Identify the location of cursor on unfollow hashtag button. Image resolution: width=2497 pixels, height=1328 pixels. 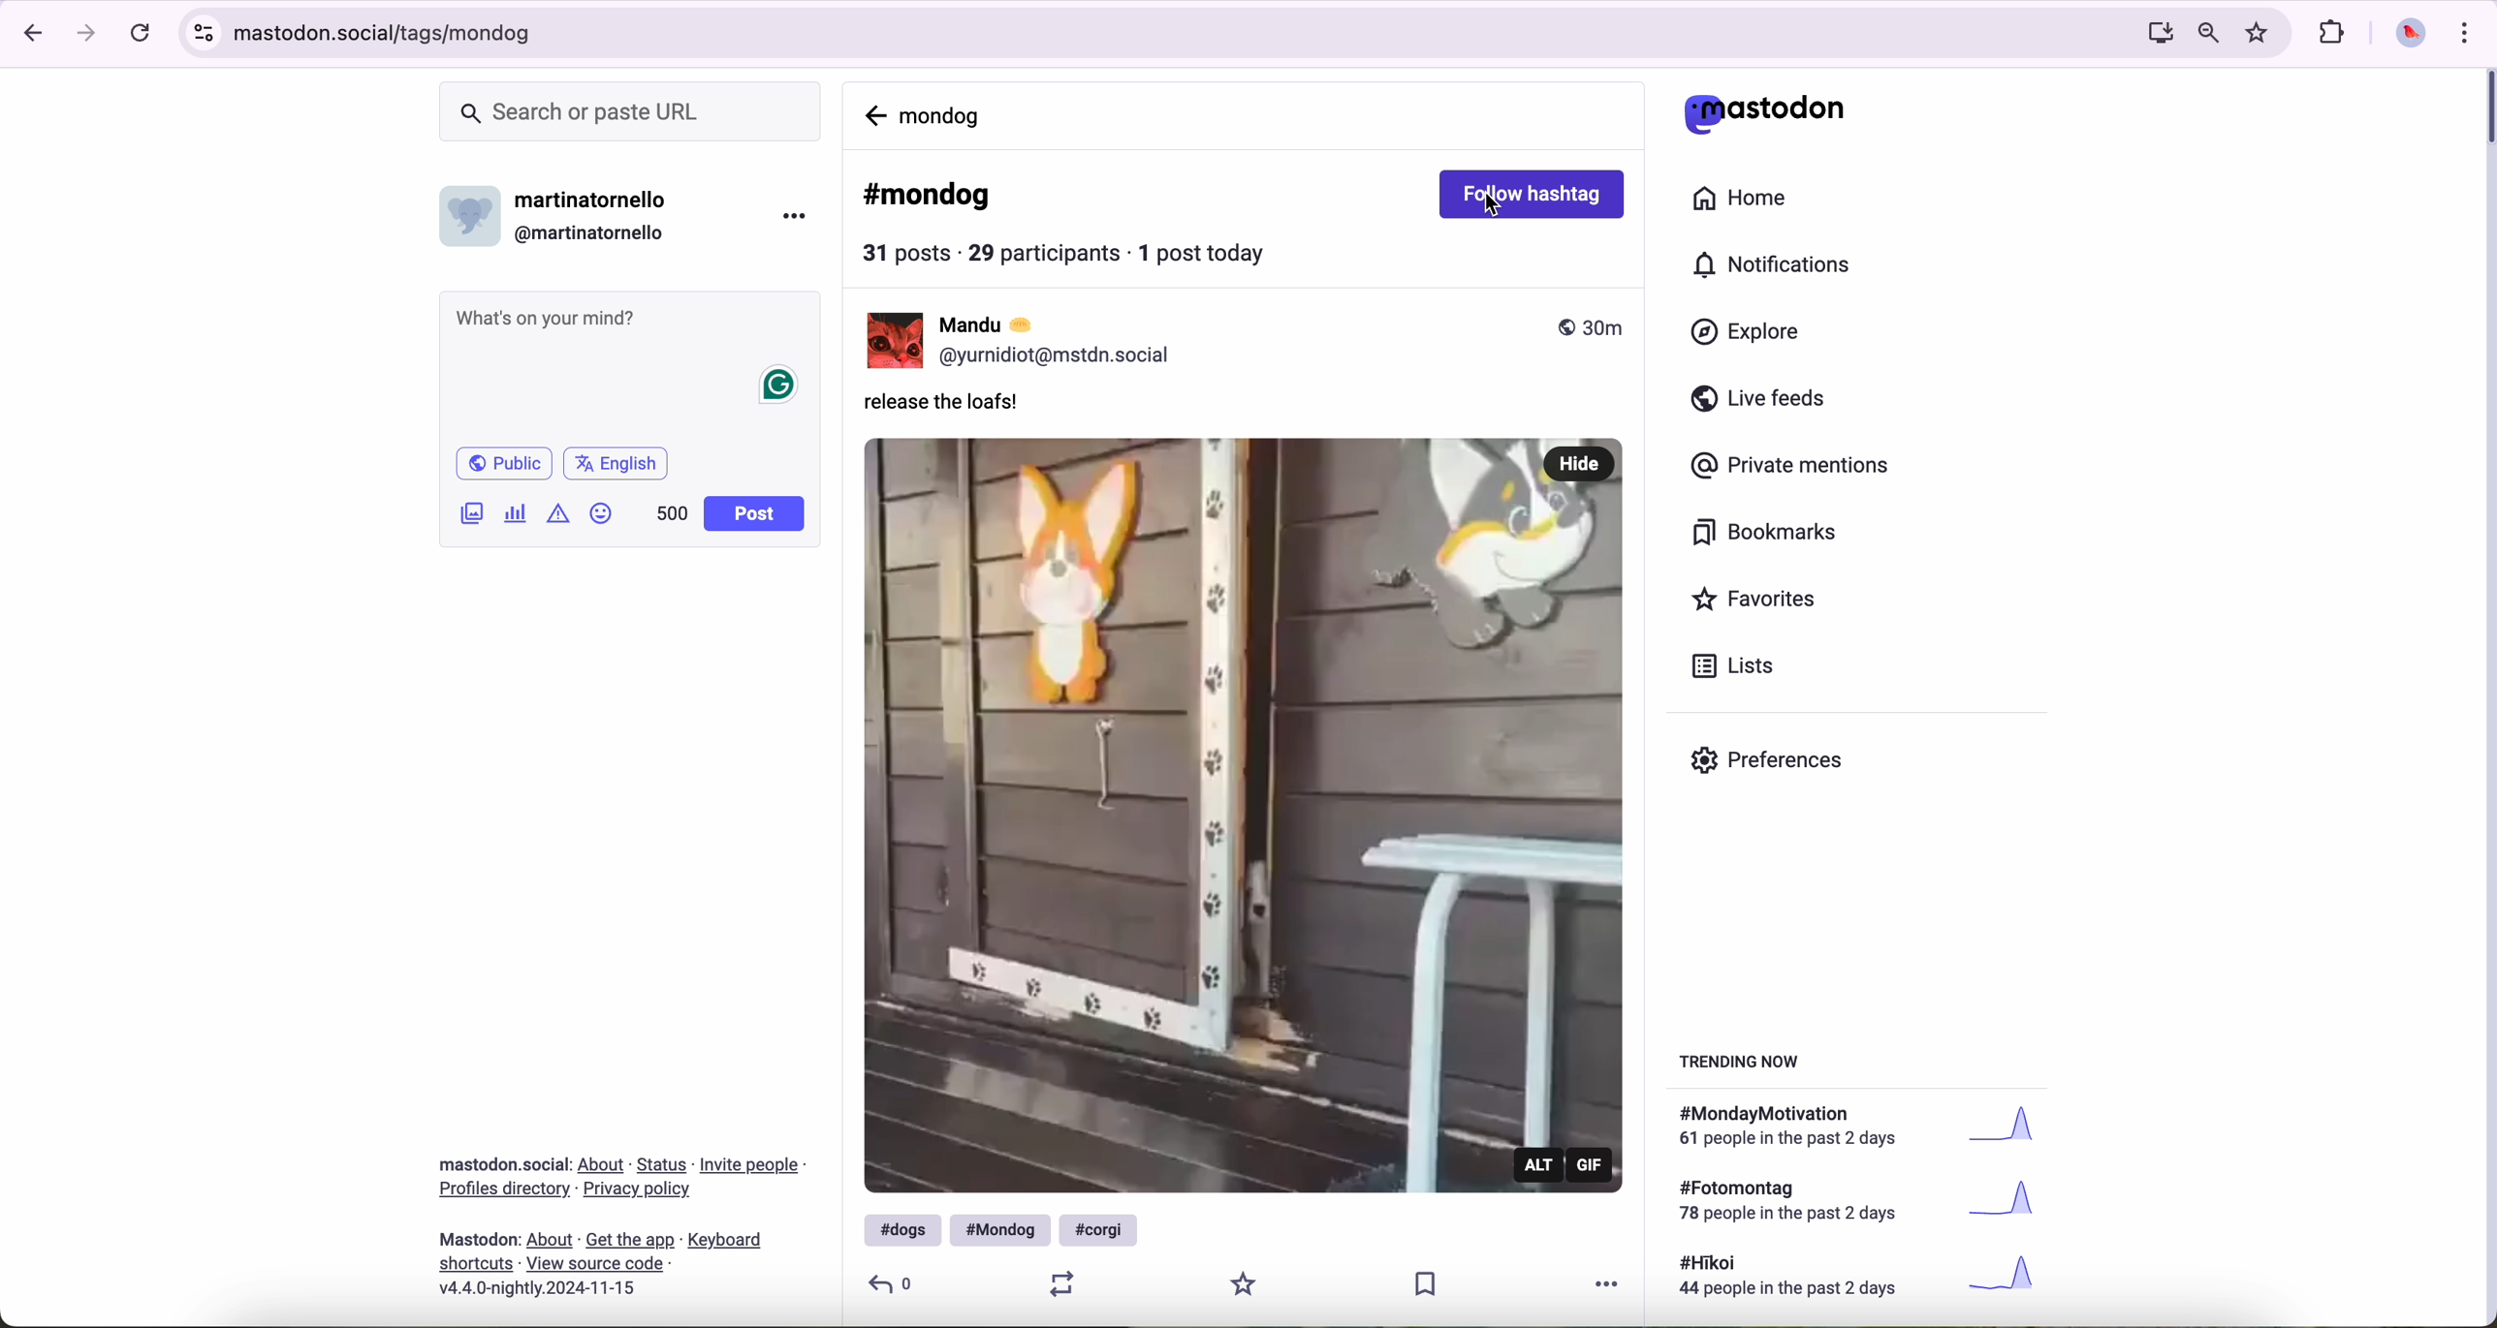
(1528, 191).